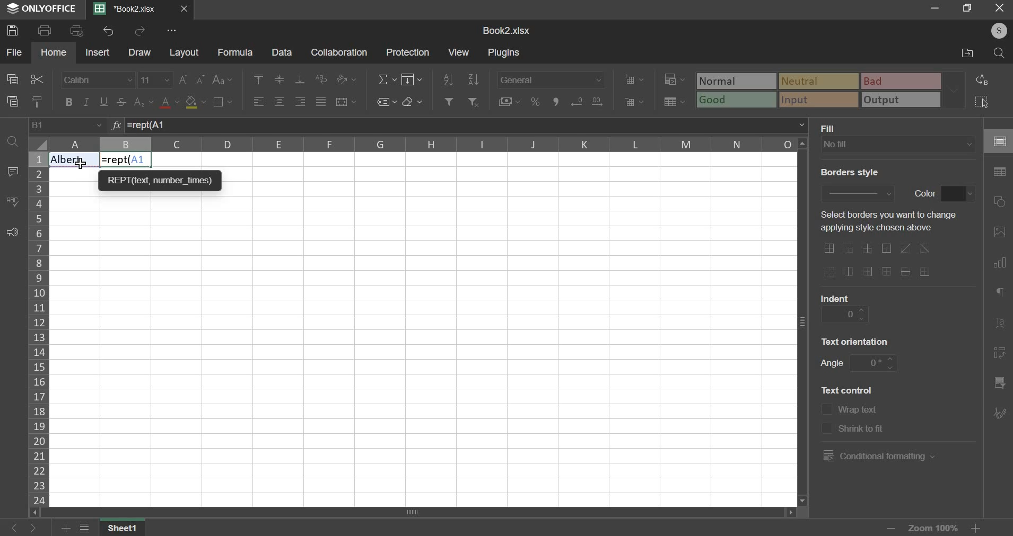  What do you see at coordinates (505, 53) in the screenshot?
I see `plugins` at bounding box center [505, 53].